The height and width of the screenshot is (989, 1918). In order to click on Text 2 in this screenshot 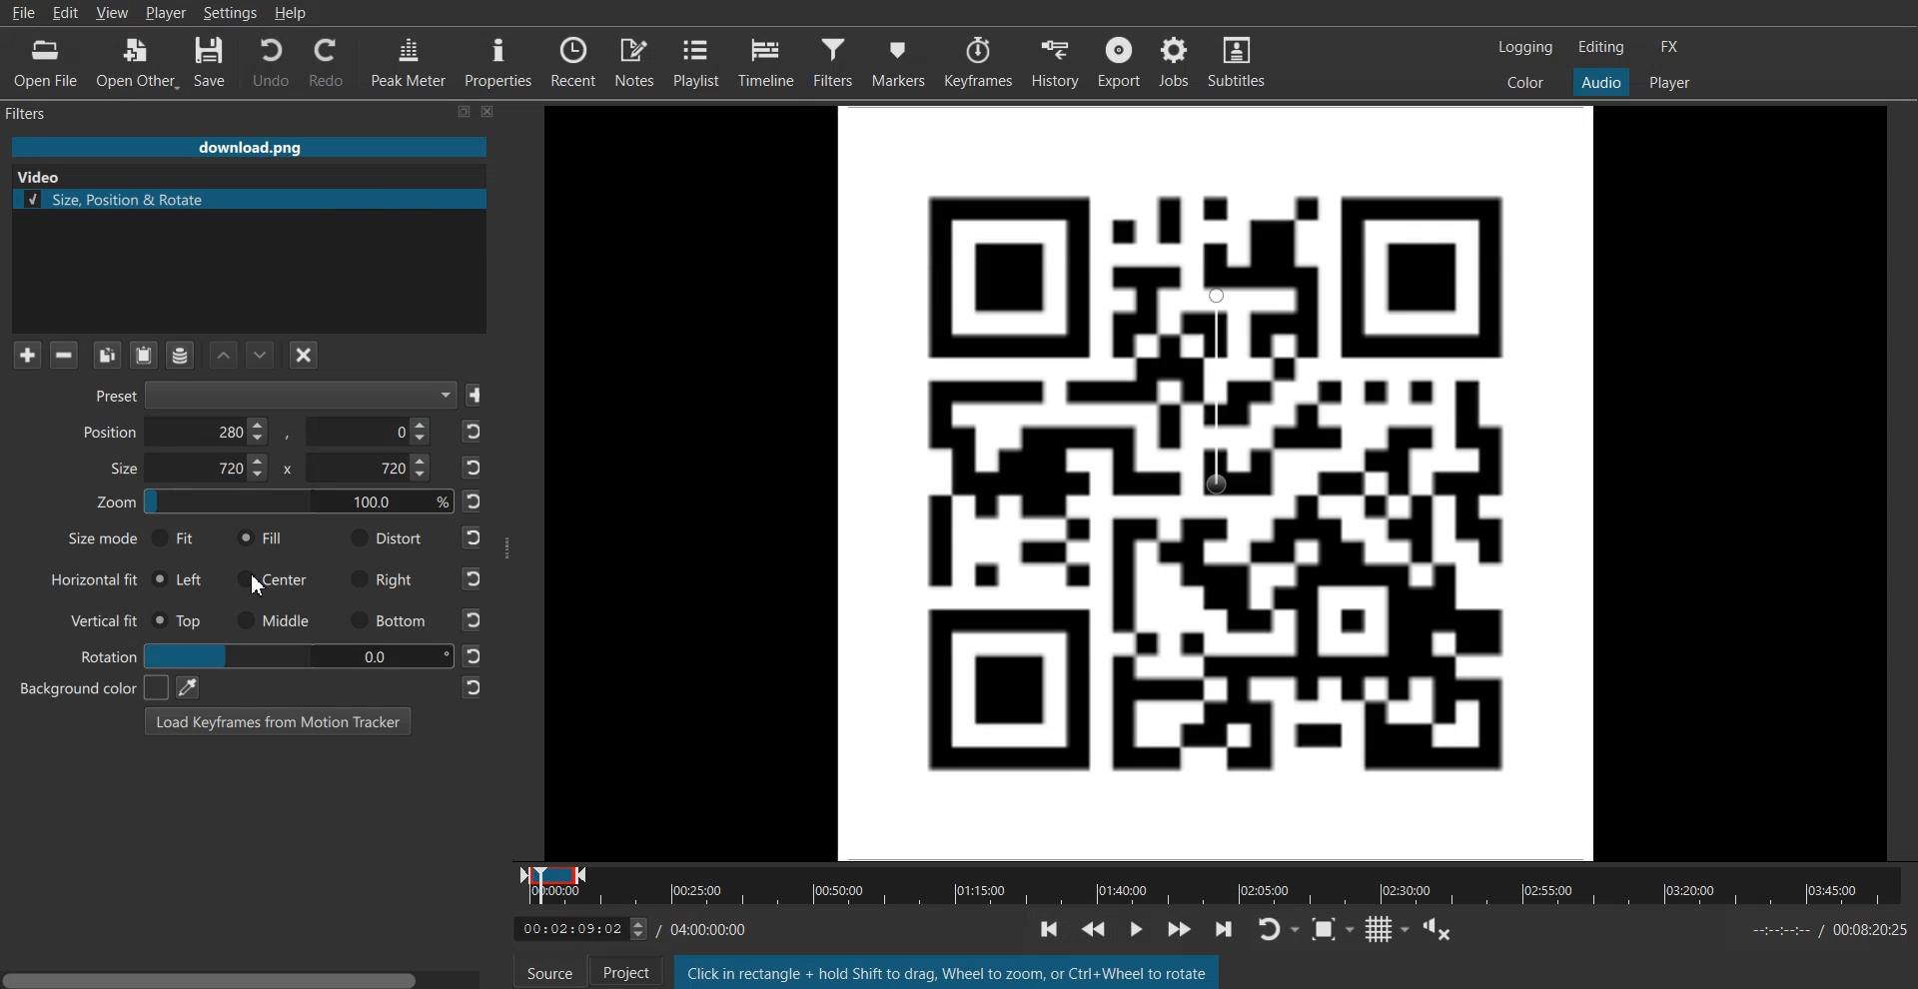, I will do `click(37, 177)`.